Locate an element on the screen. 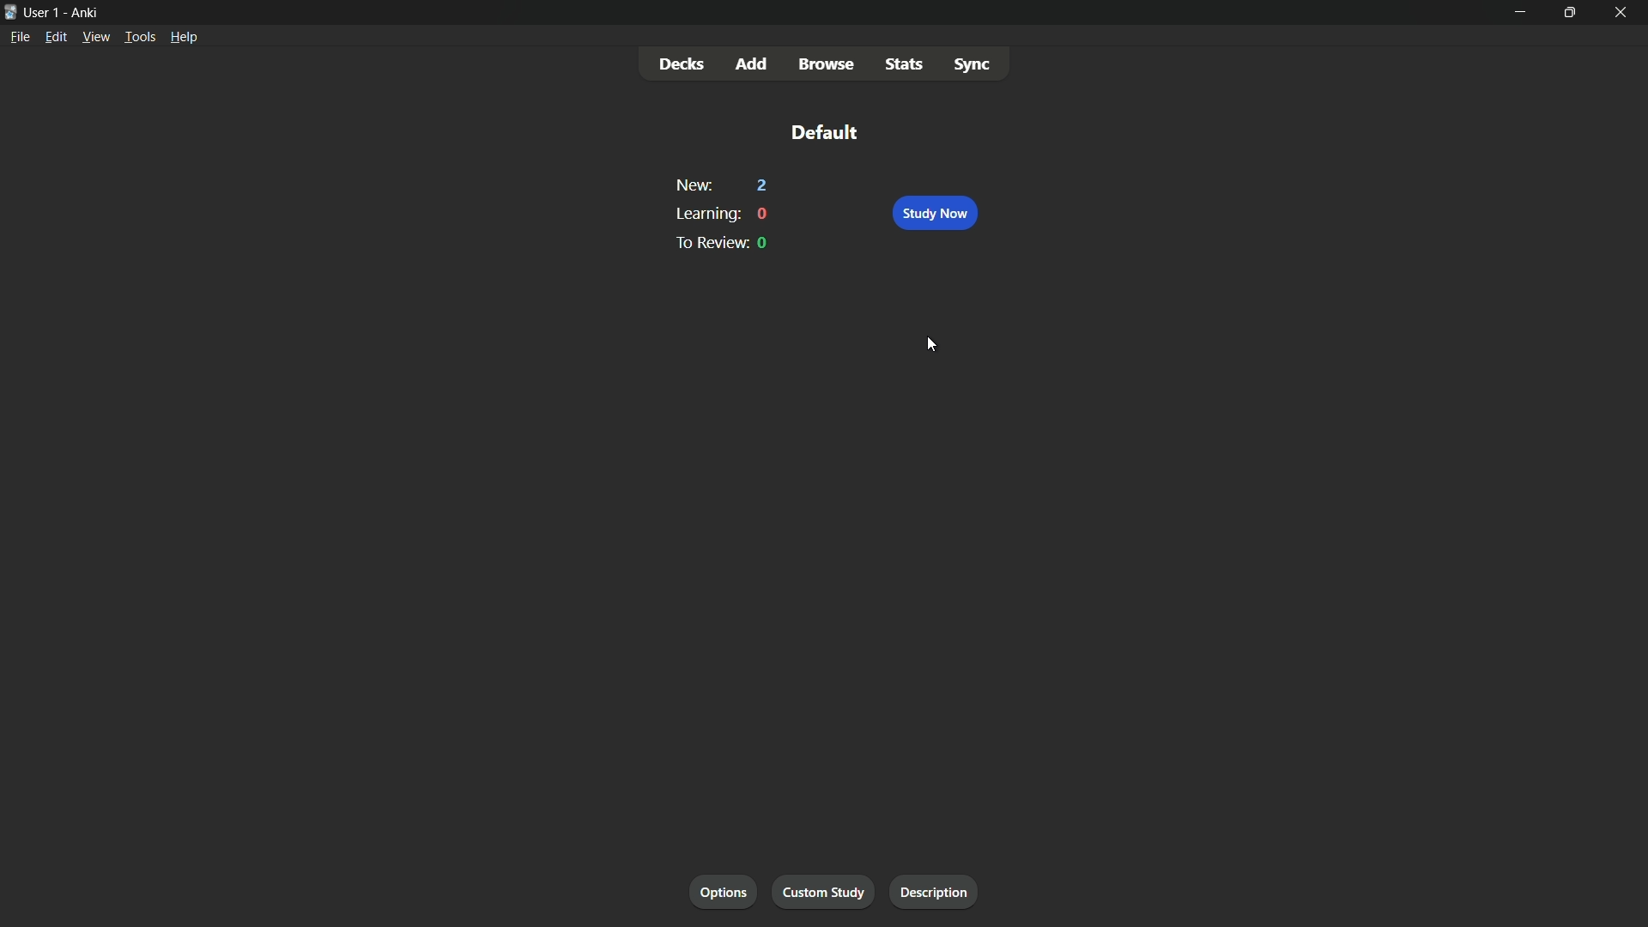 This screenshot has width=1648, height=927. 0 is located at coordinates (764, 215).